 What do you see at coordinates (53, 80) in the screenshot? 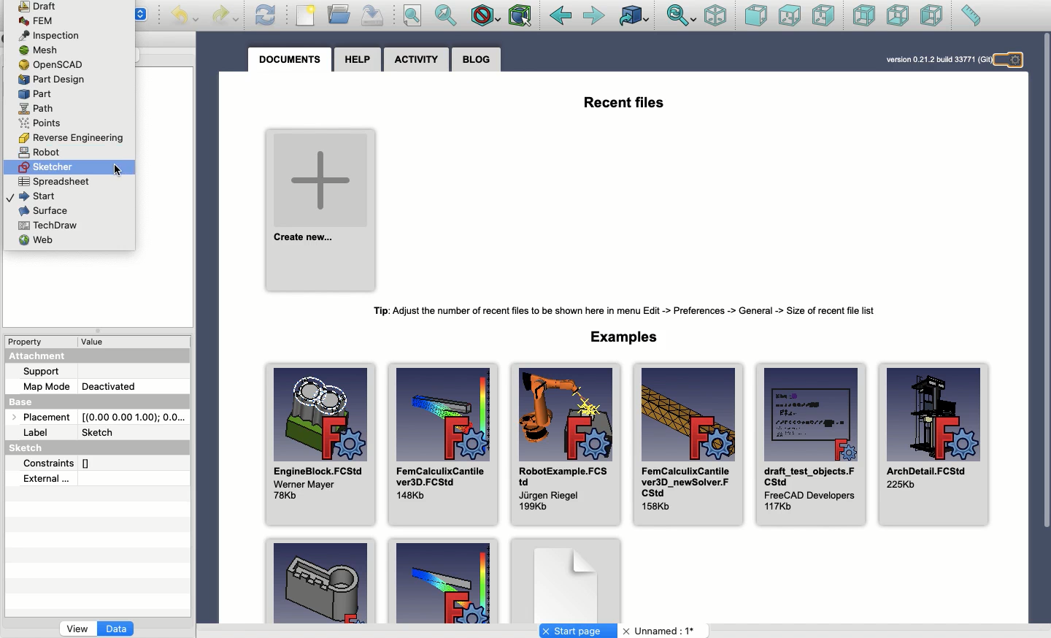
I see `Part design` at bounding box center [53, 80].